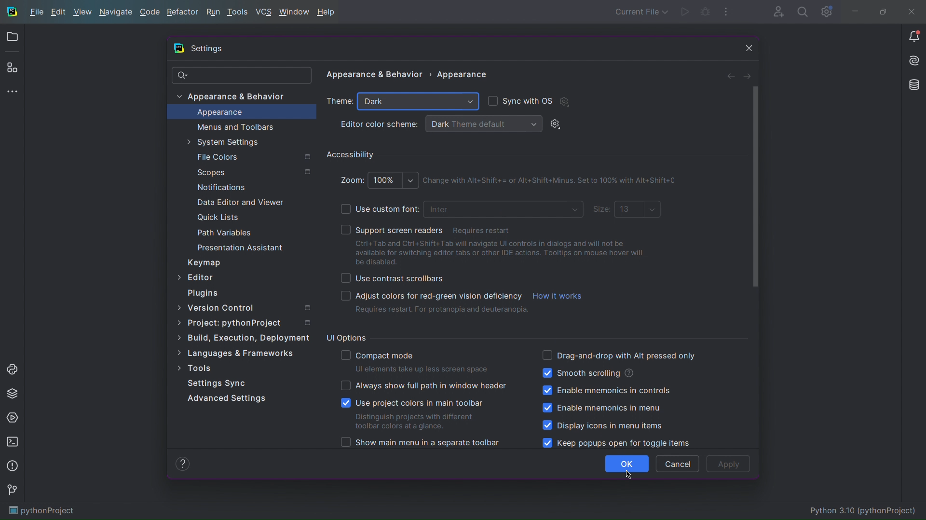 This screenshot has height=520, width=926. I want to click on Appearance & Behavior, so click(234, 97).